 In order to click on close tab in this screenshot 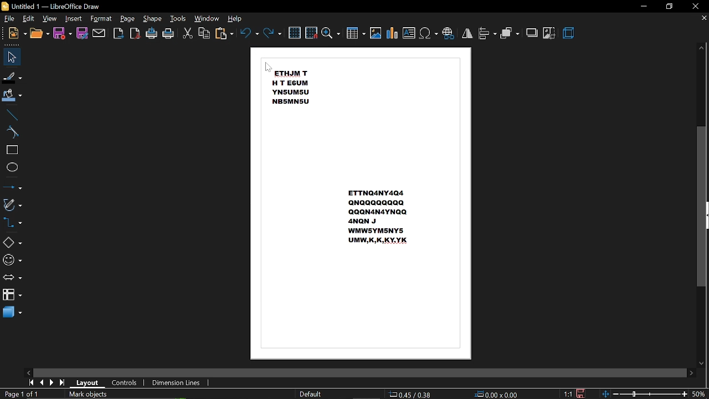, I will do `click(703, 18)`.